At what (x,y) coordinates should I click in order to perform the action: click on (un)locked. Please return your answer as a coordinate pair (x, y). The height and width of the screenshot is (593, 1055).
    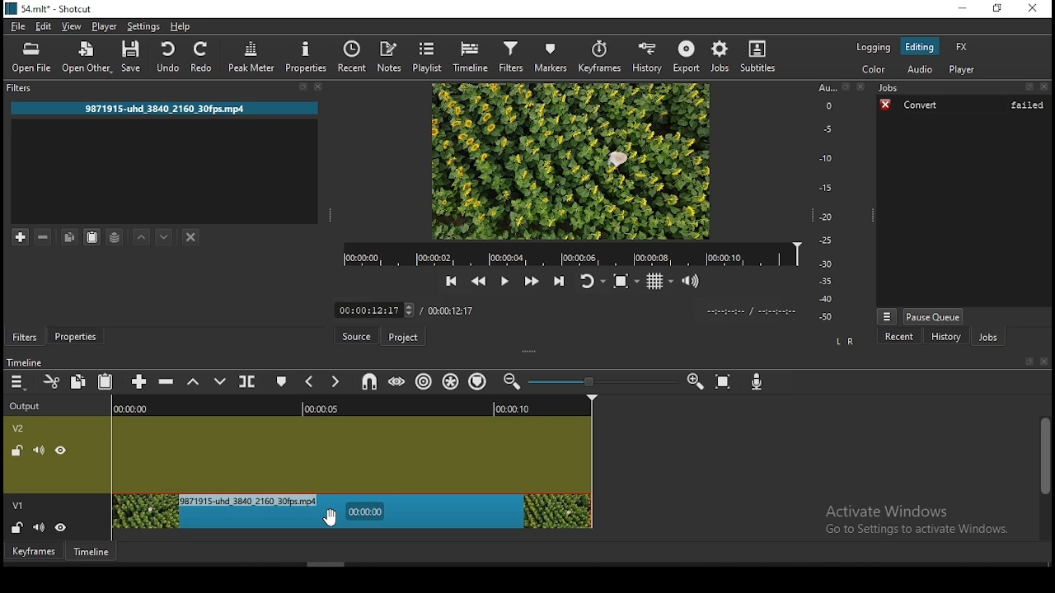
    Looking at the image, I should click on (19, 451).